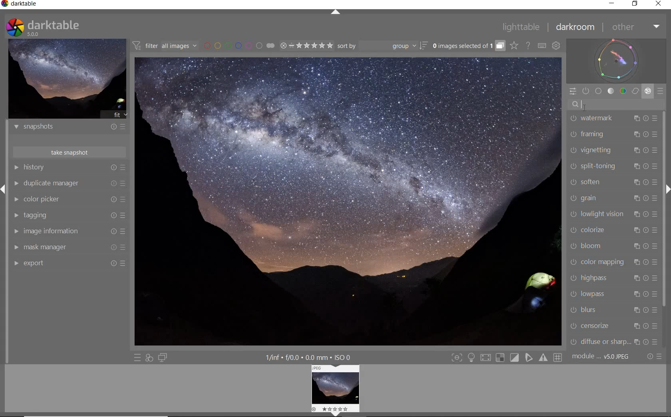 This screenshot has width=671, height=417. Describe the element at coordinates (635, 91) in the screenshot. I see `CORRECT` at that location.